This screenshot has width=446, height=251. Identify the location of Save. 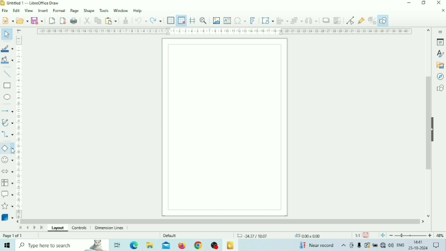
(37, 20).